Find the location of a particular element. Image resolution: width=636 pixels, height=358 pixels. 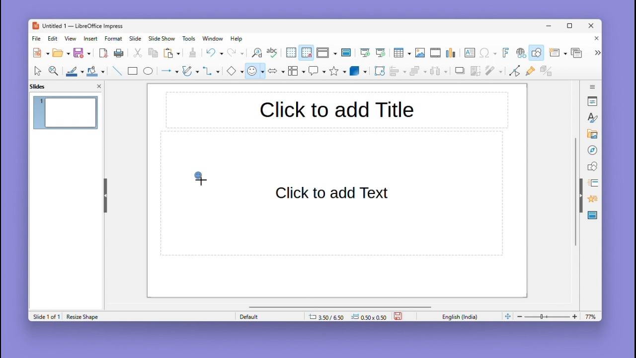

Properties is located at coordinates (593, 101).